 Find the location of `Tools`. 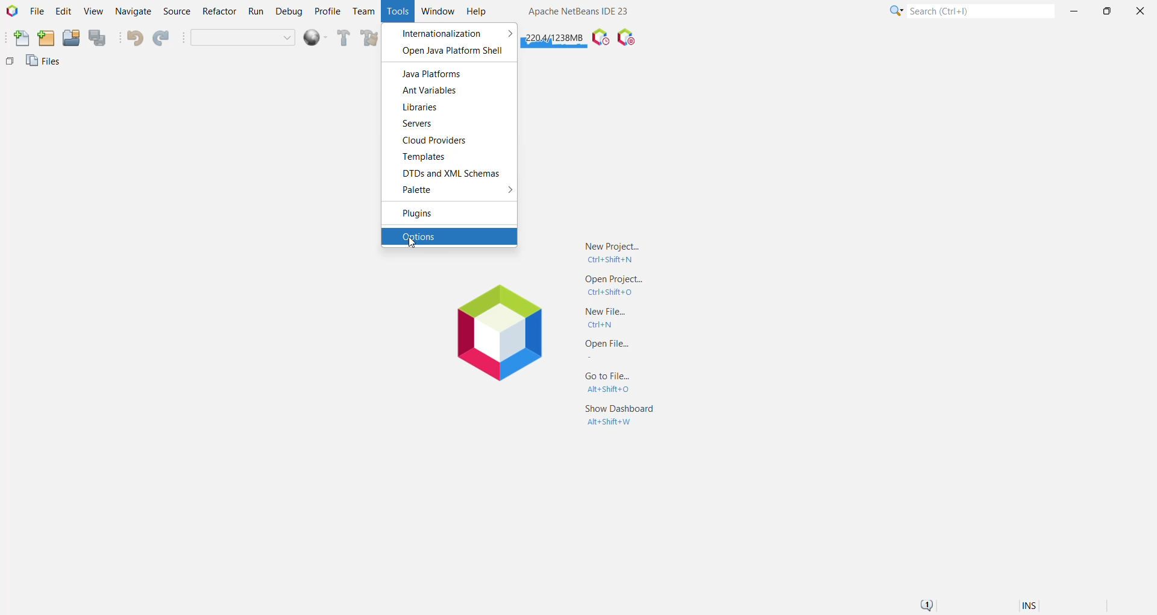

Tools is located at coordinates (398, 10).